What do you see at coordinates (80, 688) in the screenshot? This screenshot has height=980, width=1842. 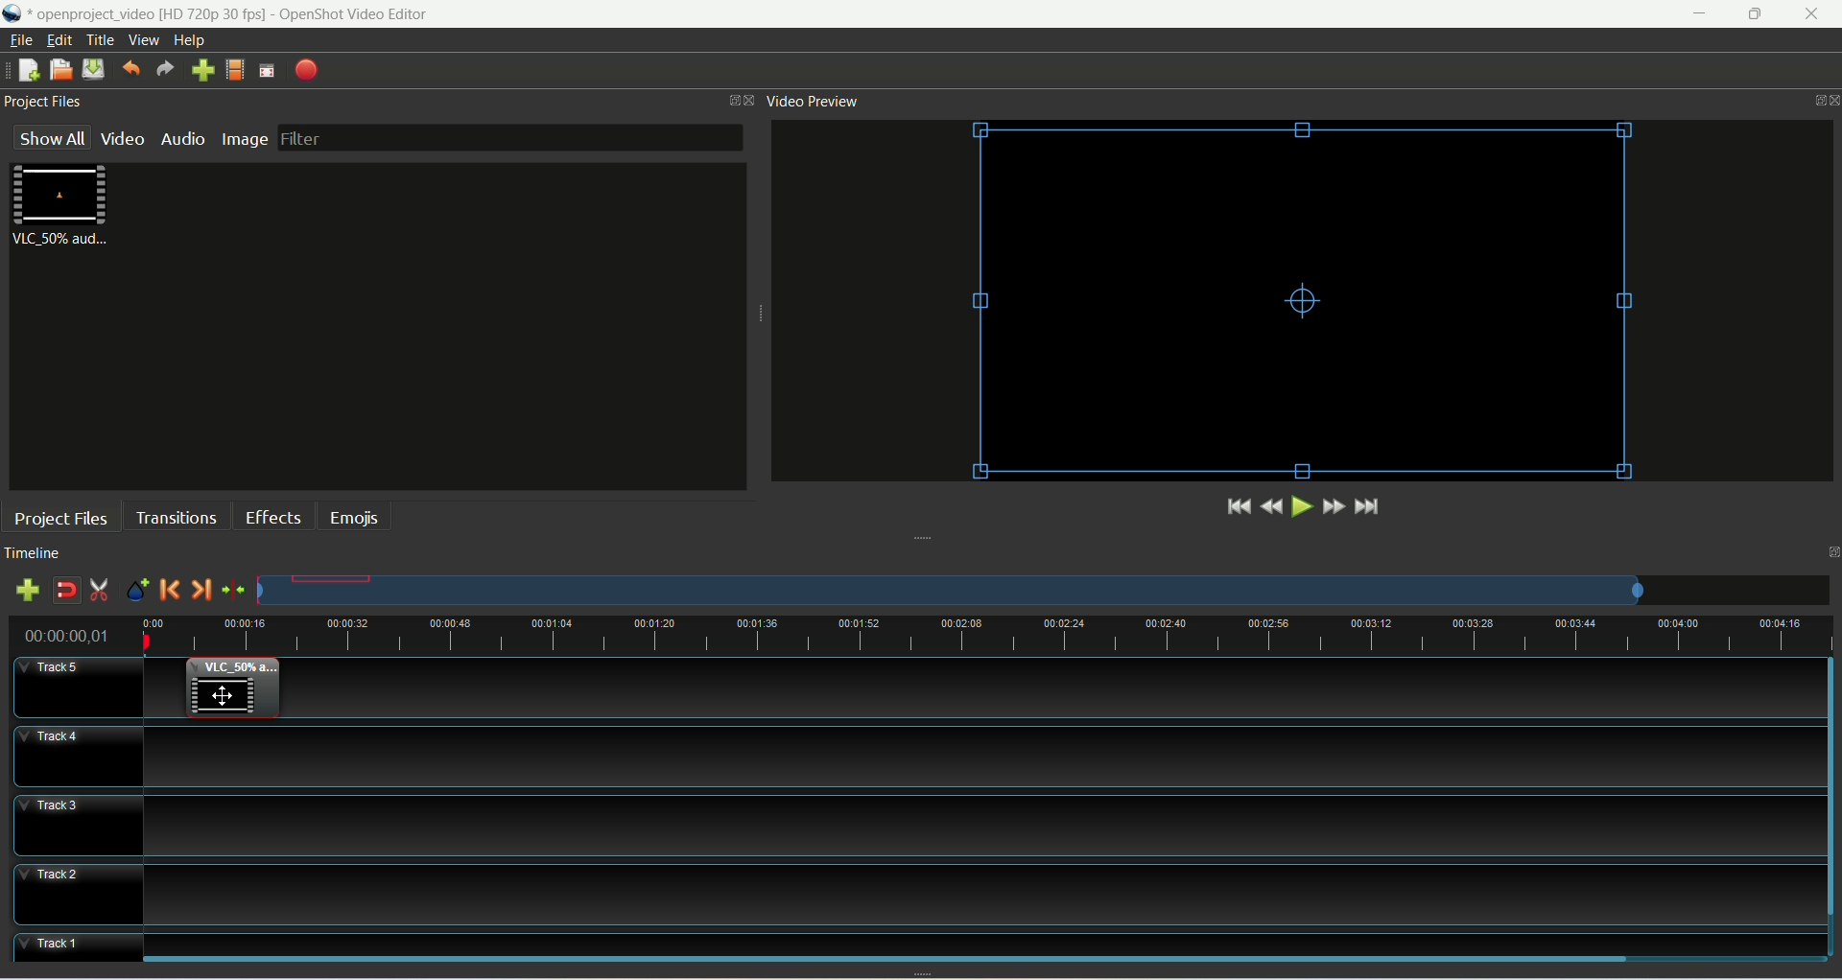 I see `track5` at bounding box center [80, 688].